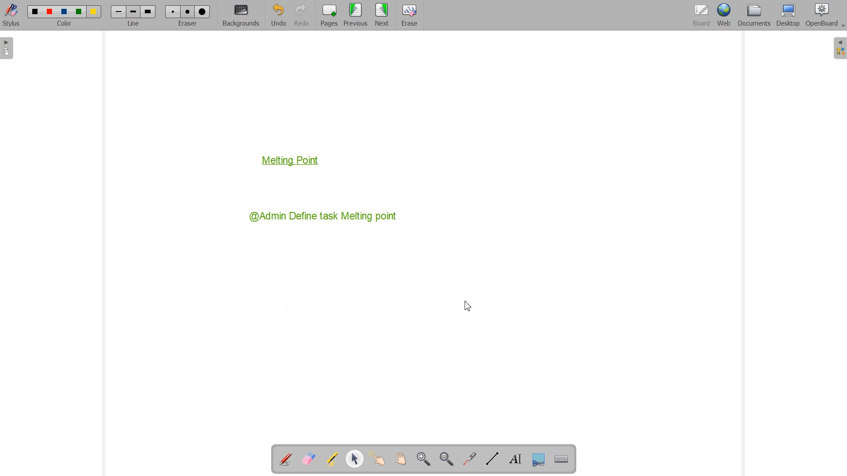  What do you see at coordinates (537, 458) in the screenshot?
I see `Capture part of the screen` at bounding box center [537, 458].